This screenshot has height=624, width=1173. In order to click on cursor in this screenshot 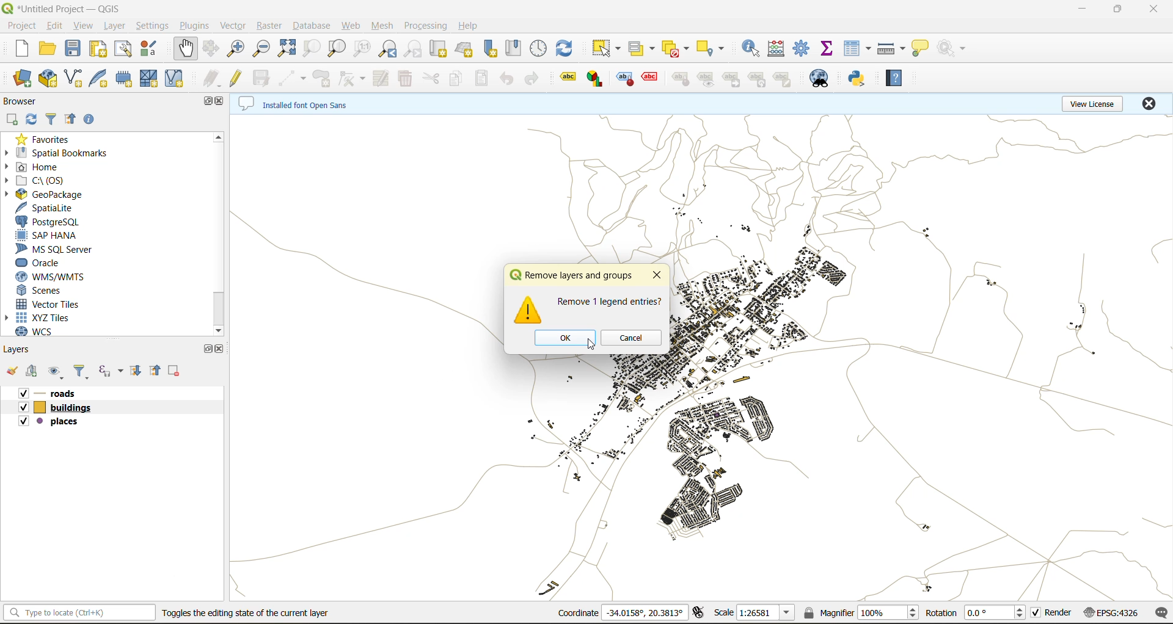, I will do `click(582, 350)`.